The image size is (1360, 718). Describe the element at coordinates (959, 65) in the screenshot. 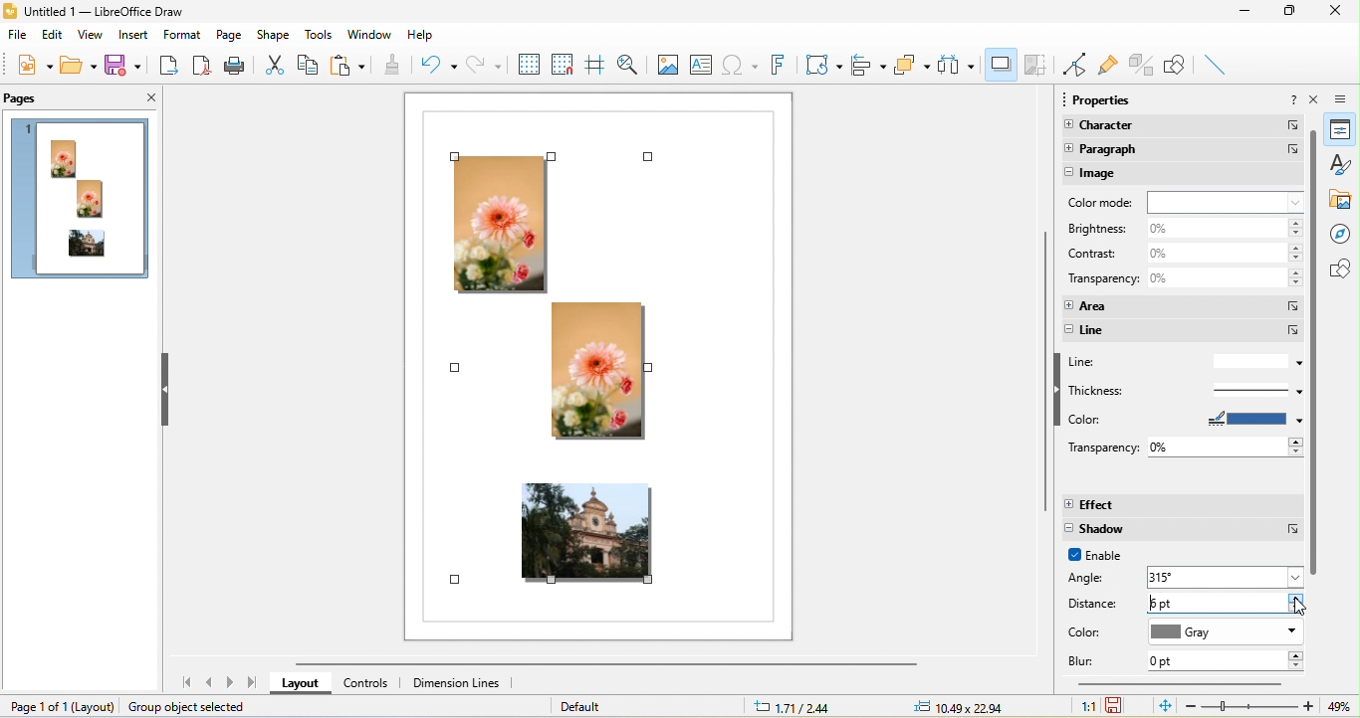

I see `select at least three object to distribute` at that location.